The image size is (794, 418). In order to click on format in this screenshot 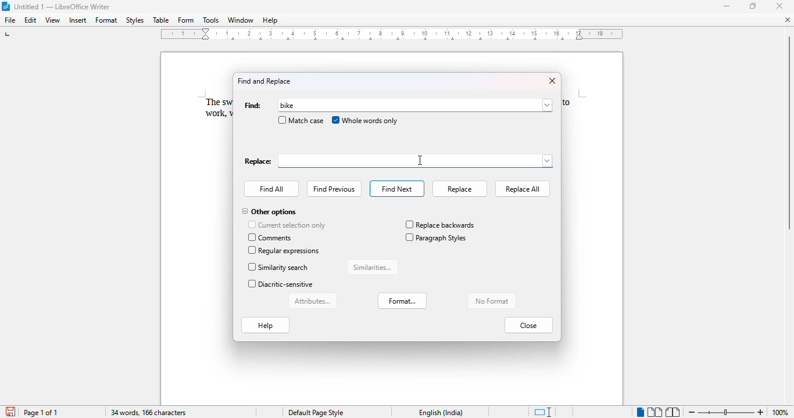, I will do `click(402, 300)`.